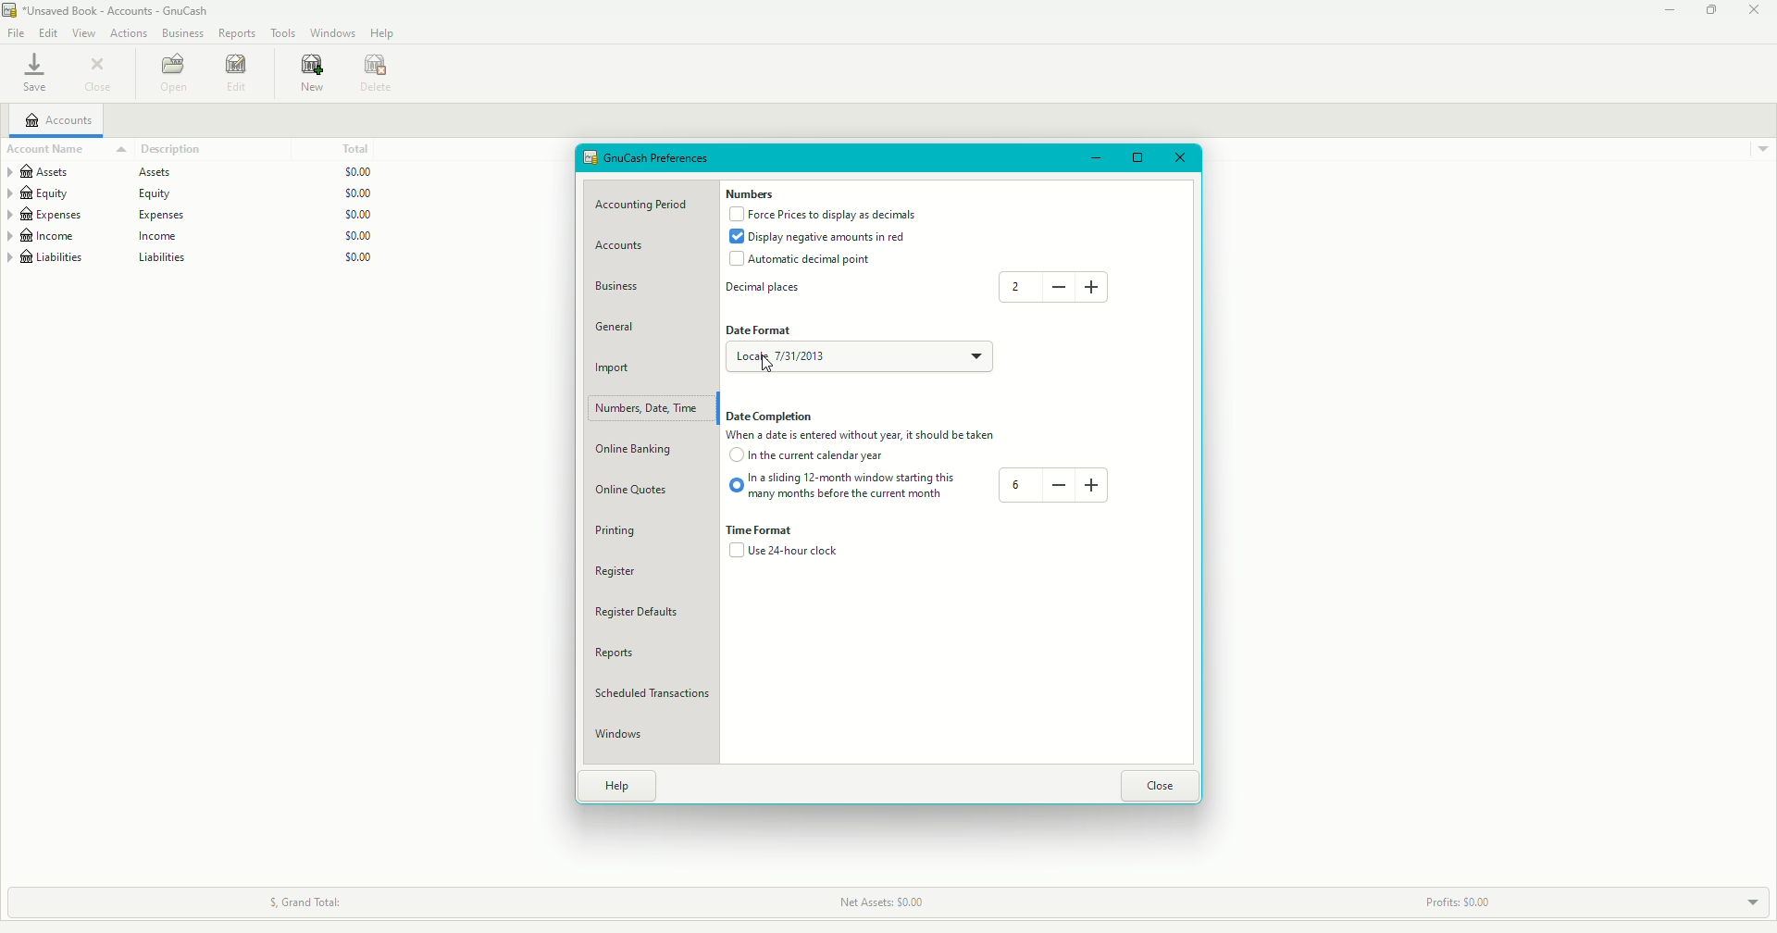 This screenshot has height=933, width=1777. I want to click on Windows, so click(331, 33).